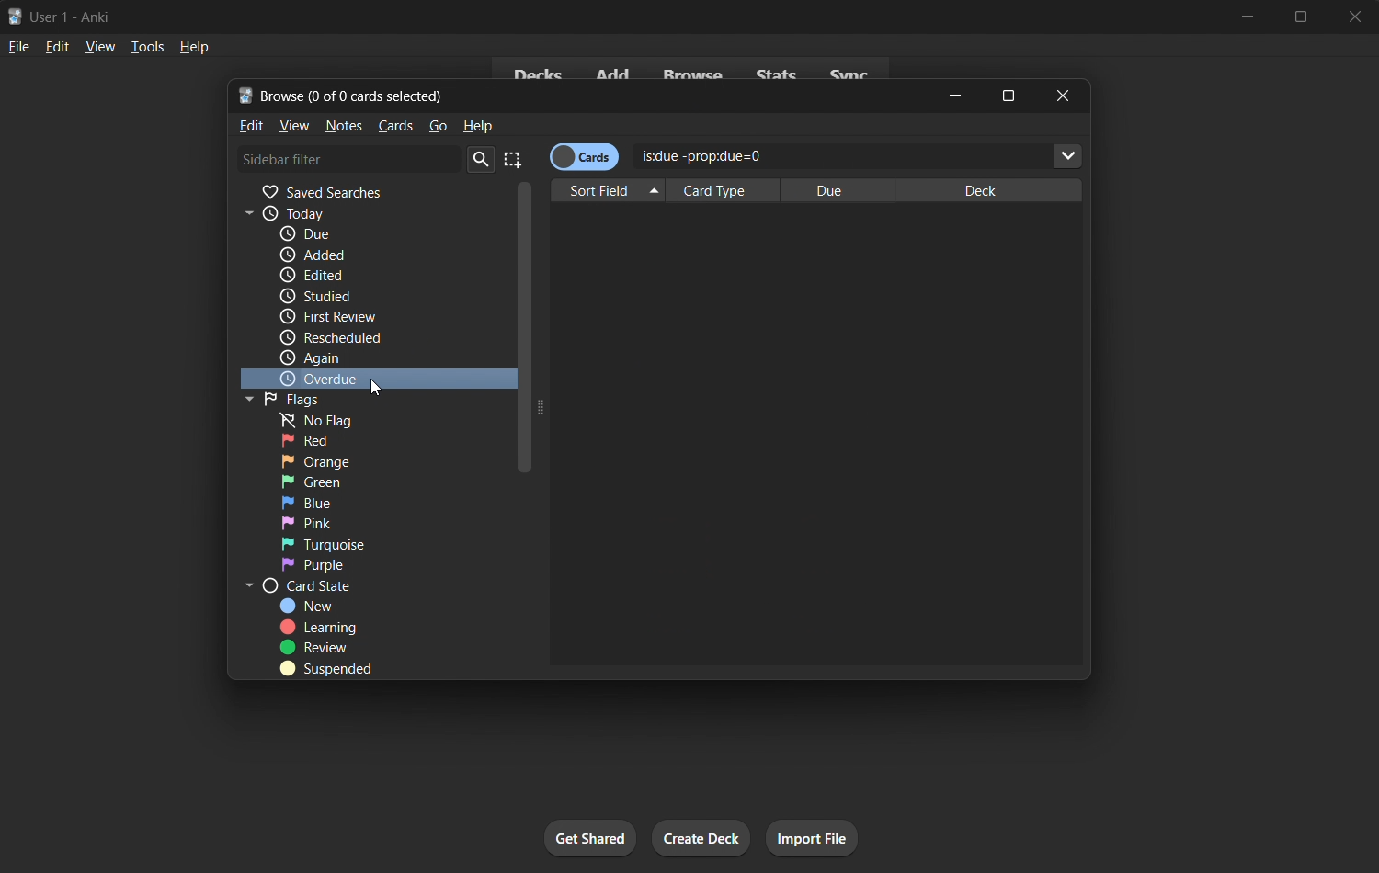 Image resolution: width=1379 pixels, height=873 pixels. I want to click on maximize/restore, so click(1302, 17).